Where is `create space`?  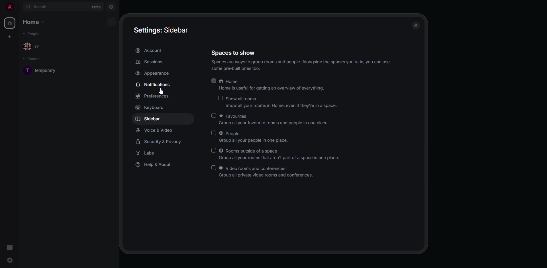 create space is located at coordinates (11, 36).